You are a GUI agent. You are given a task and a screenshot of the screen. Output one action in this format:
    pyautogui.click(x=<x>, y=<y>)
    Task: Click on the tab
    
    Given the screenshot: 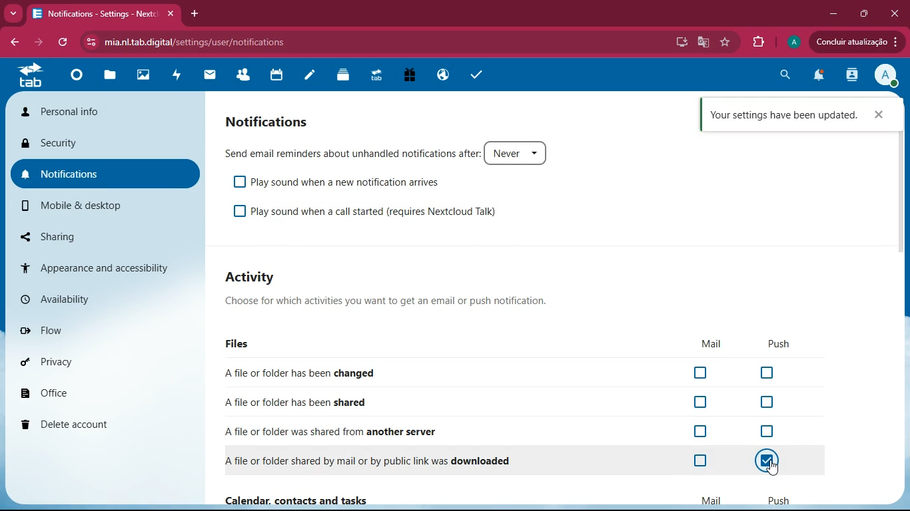 What is the action you would take?
    pyautogui.click(x=374, y=75)
    